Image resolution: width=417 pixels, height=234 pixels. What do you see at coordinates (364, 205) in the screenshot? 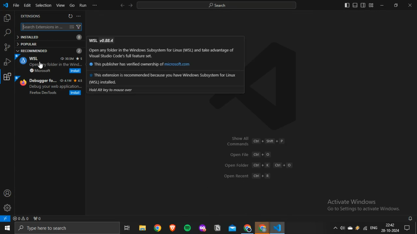
I see `Activate Windows Go to Settings to activate Windows.` at bounding box center [364, 205].